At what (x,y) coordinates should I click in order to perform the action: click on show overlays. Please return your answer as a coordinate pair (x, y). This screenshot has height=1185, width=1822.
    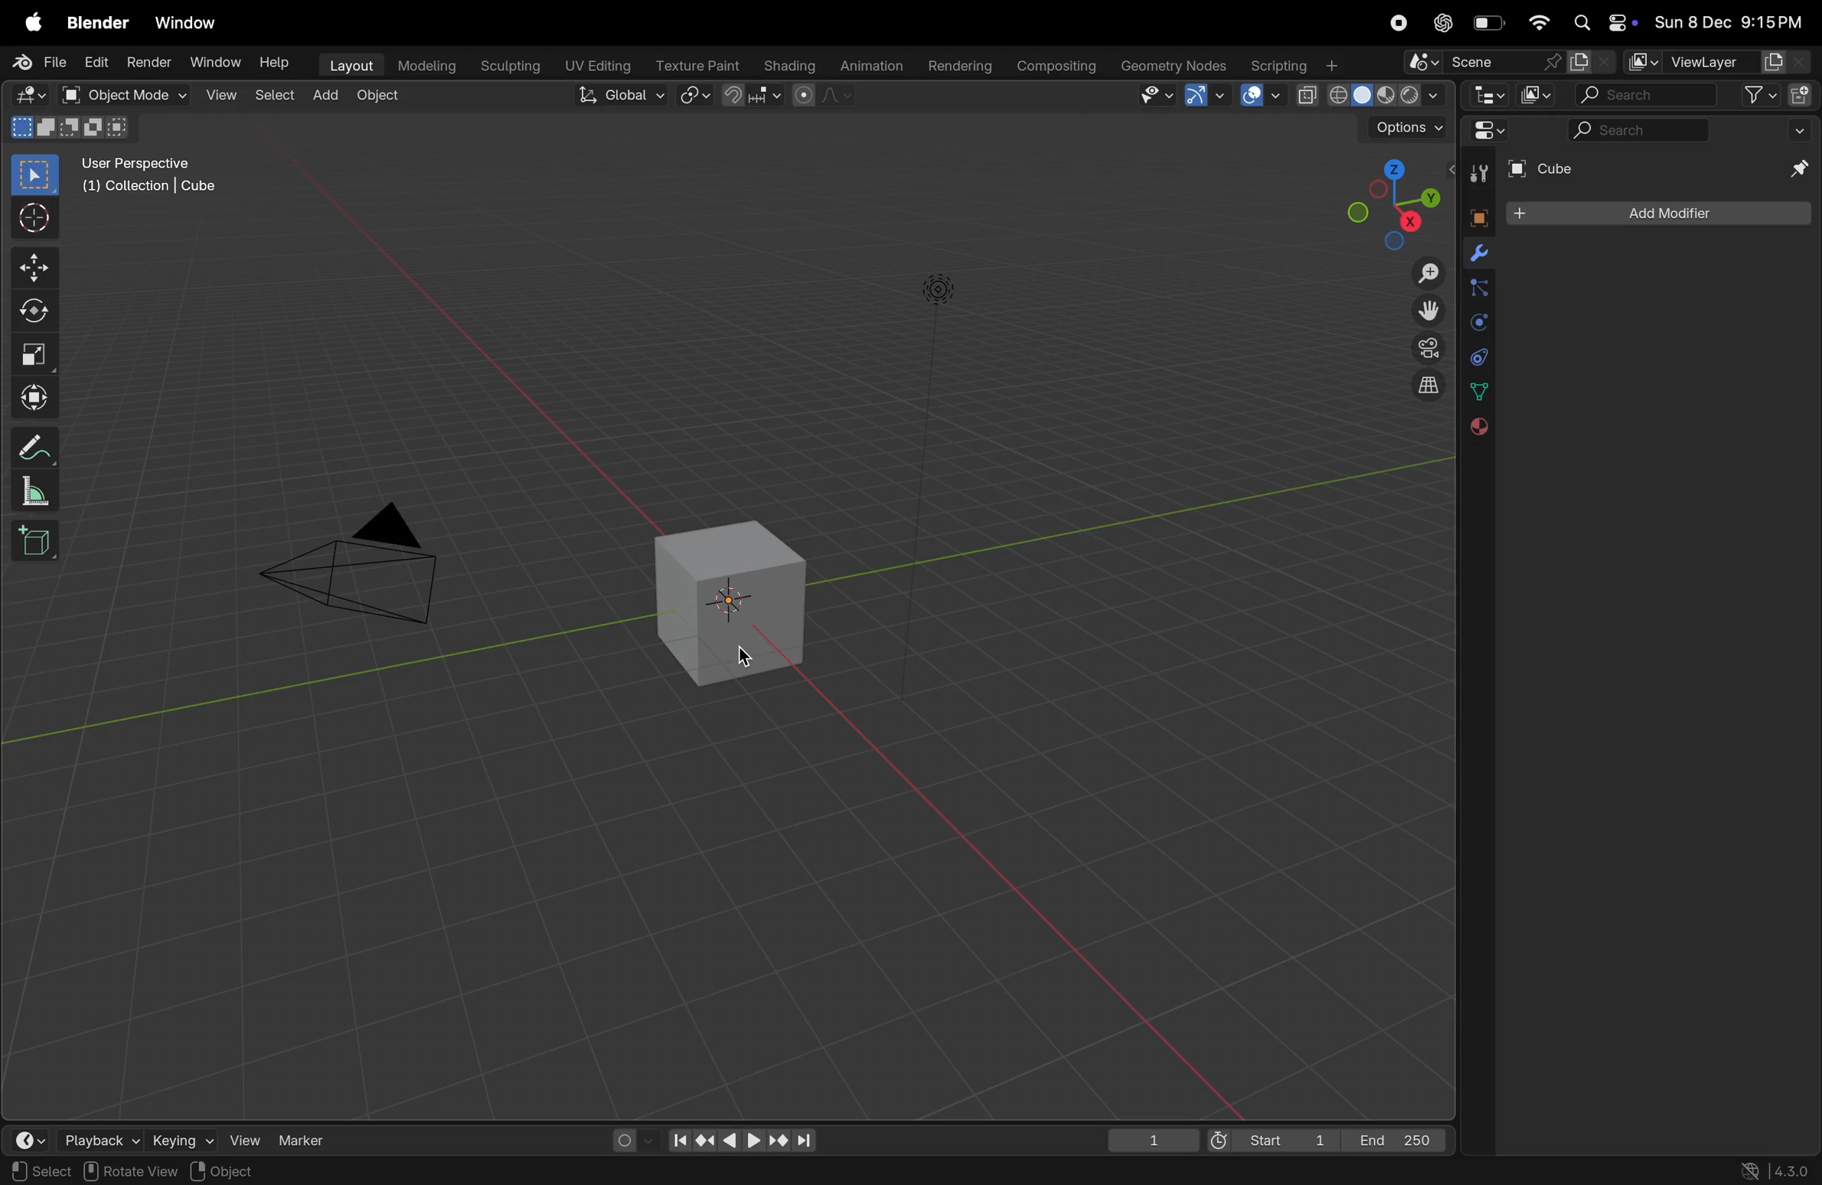
    Looking at the image, I should click on (1261, 95).